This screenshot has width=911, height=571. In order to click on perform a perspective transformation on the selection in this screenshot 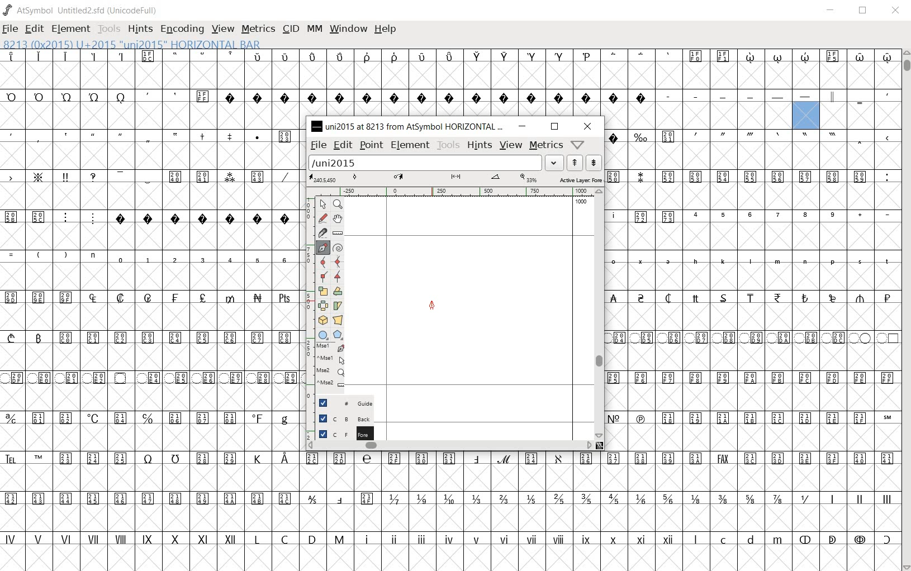, I will do `click(338, 320)`.